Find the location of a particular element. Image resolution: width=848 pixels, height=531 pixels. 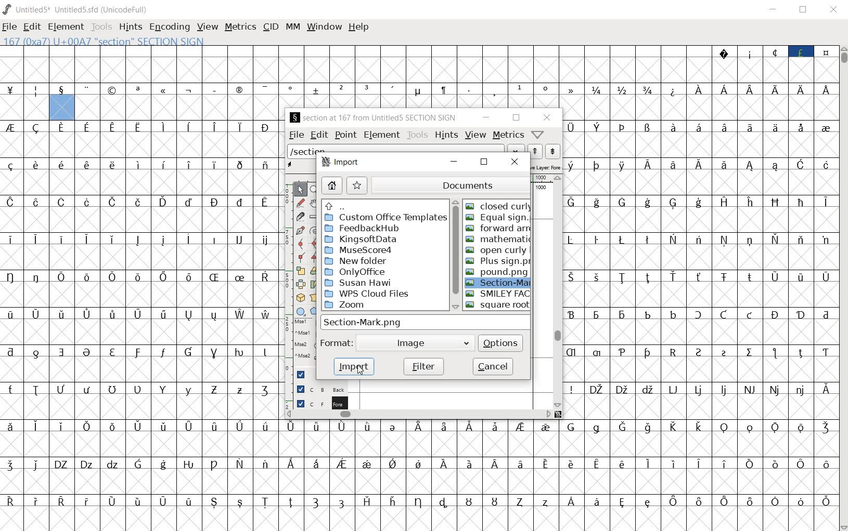

MuseCcore4 is located at coordinates (358, 250).